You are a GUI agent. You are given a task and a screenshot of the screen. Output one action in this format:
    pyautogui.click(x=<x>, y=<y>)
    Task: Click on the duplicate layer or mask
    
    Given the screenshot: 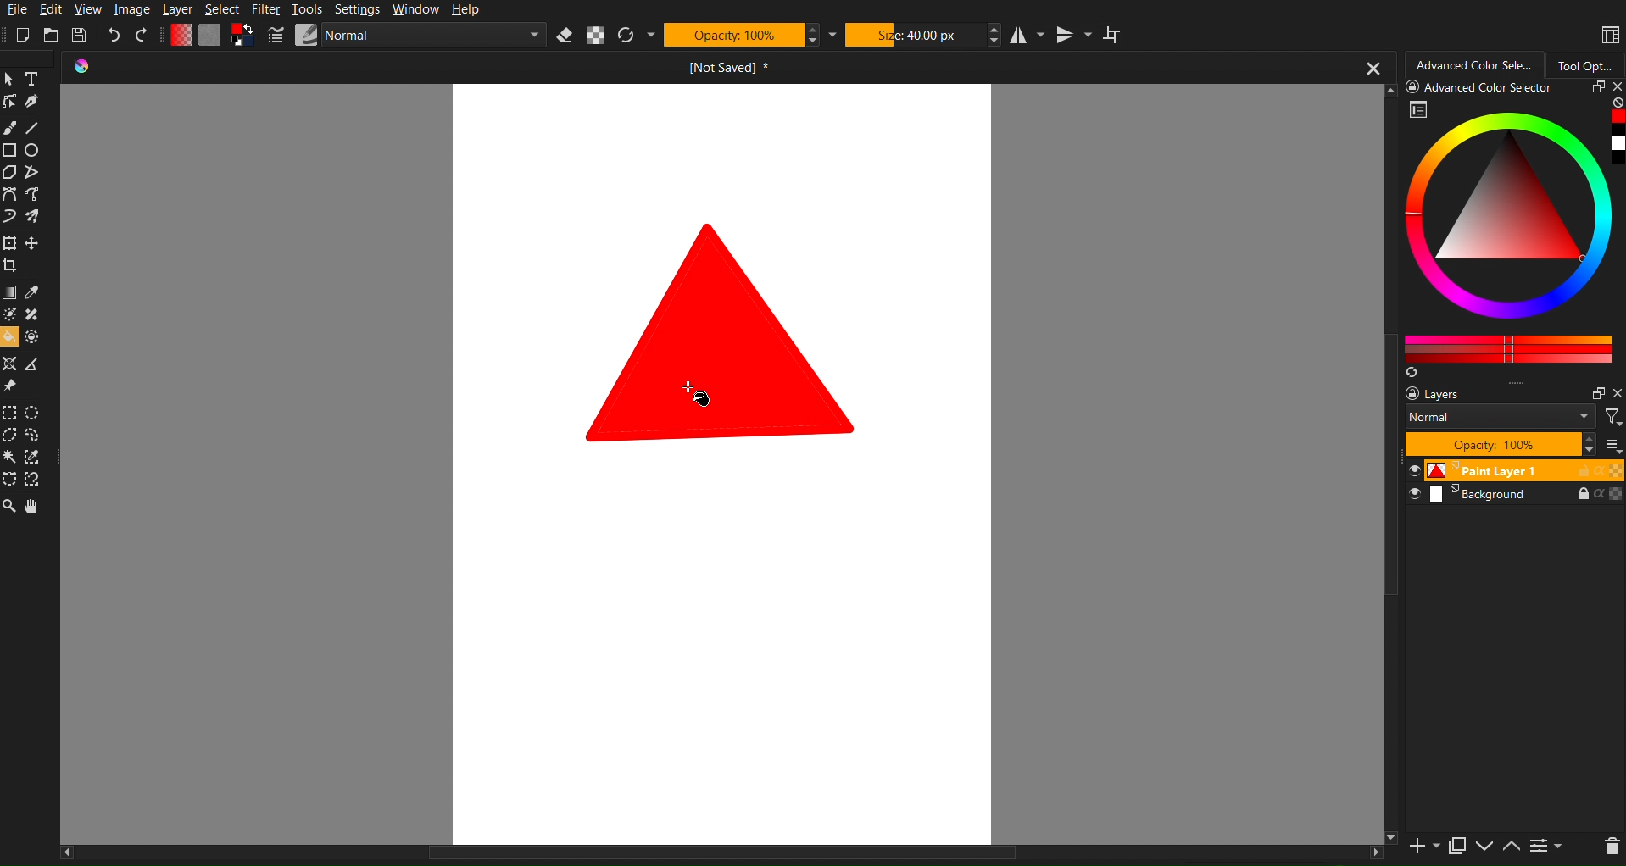 What is the action you would take?
    pyautogui.click(x=1456, y=846)
    